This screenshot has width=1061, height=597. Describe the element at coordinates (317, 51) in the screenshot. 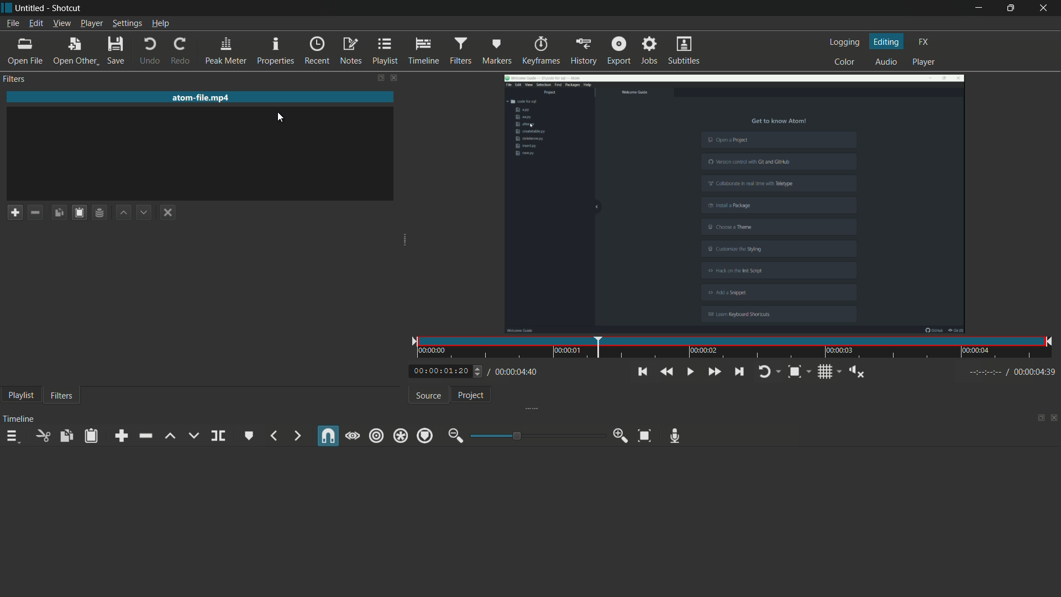

I see `recent` at that location.